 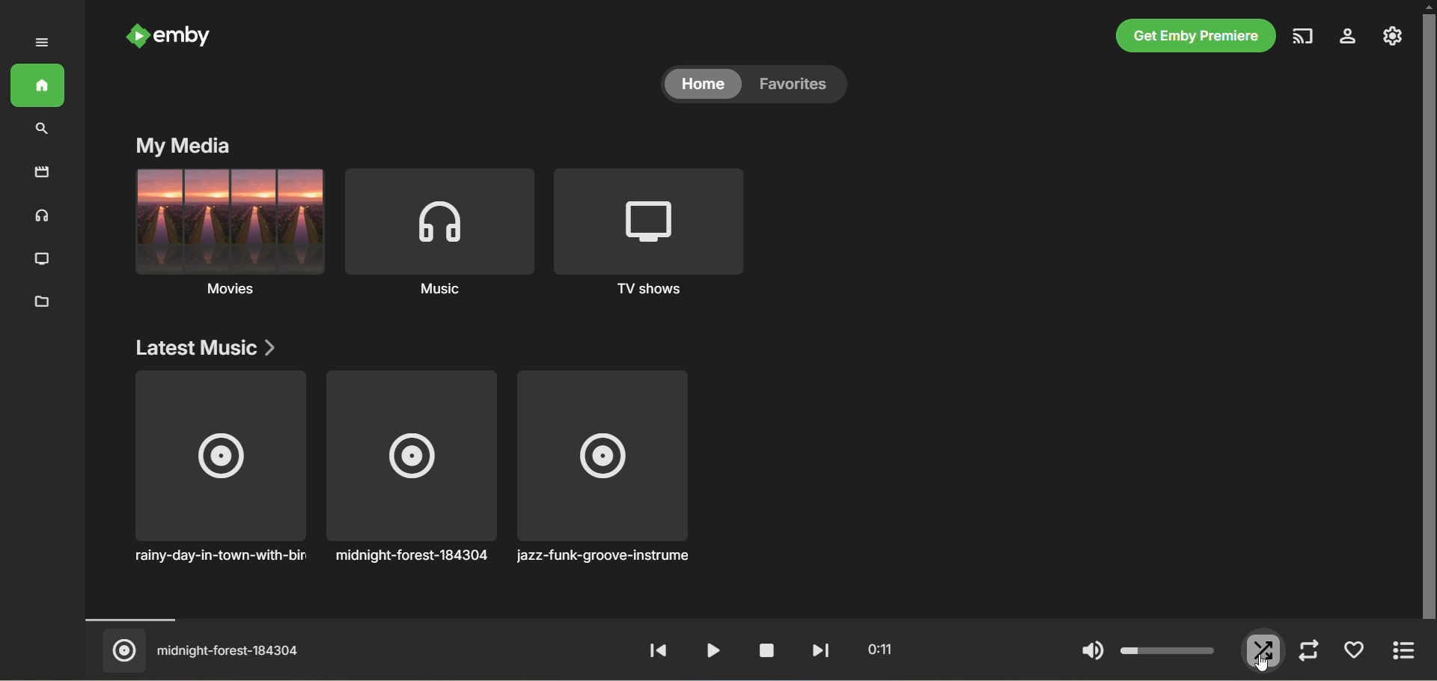 What do you see at coordinates (39, 259) in the screenshot?
I see `TV shows` at bounding box center [39, 259].